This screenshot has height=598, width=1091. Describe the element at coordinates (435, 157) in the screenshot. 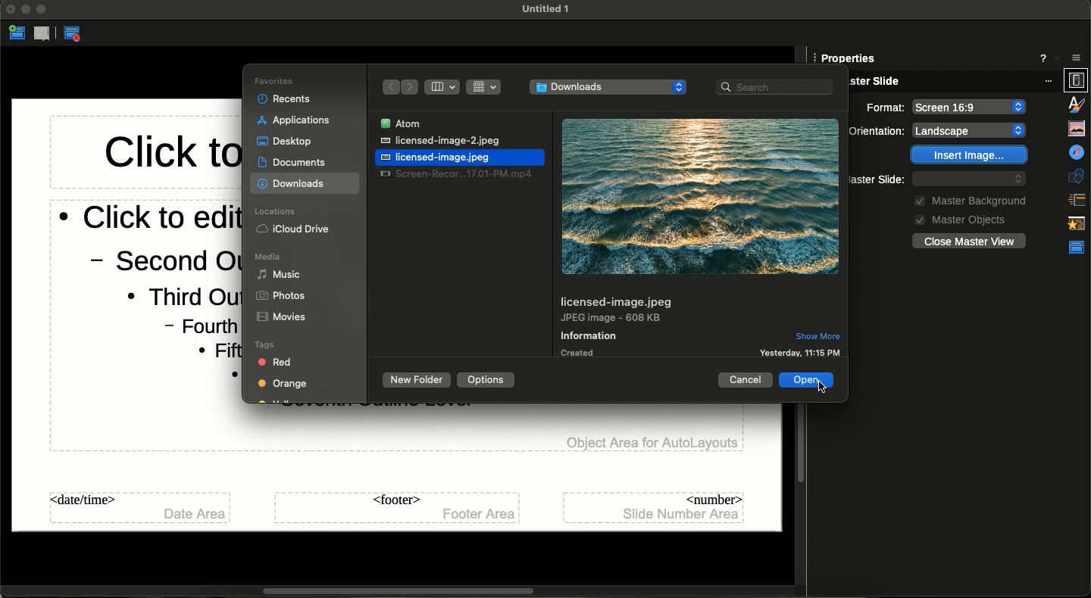

I see `File` at that location.